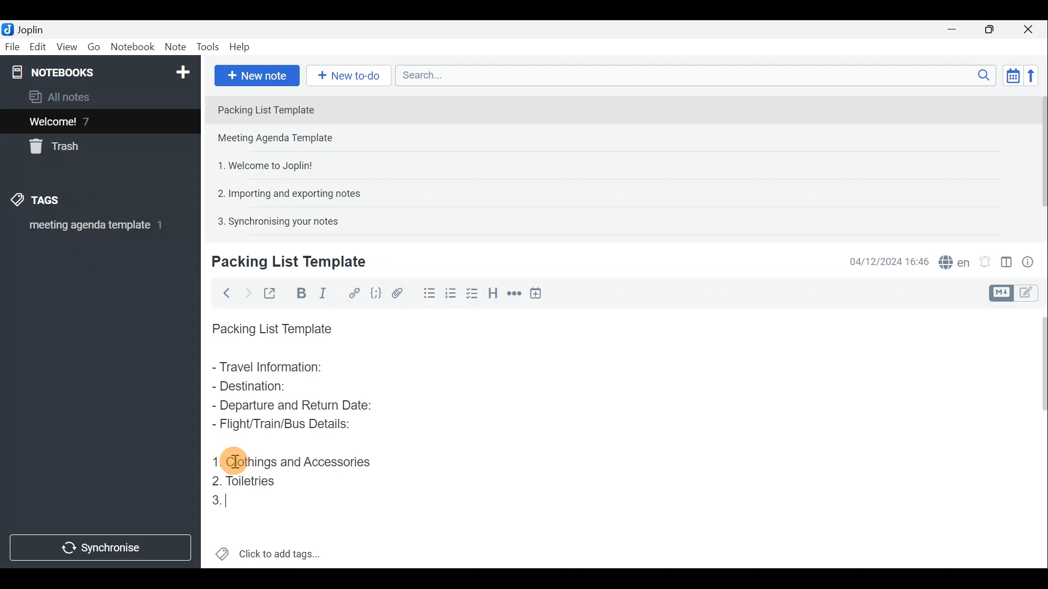 The height and width of the screenshot is (589, 1048). Describe the element at coordinates (94, 229) in the screenshot. I see `meeting agenda template` at that location.